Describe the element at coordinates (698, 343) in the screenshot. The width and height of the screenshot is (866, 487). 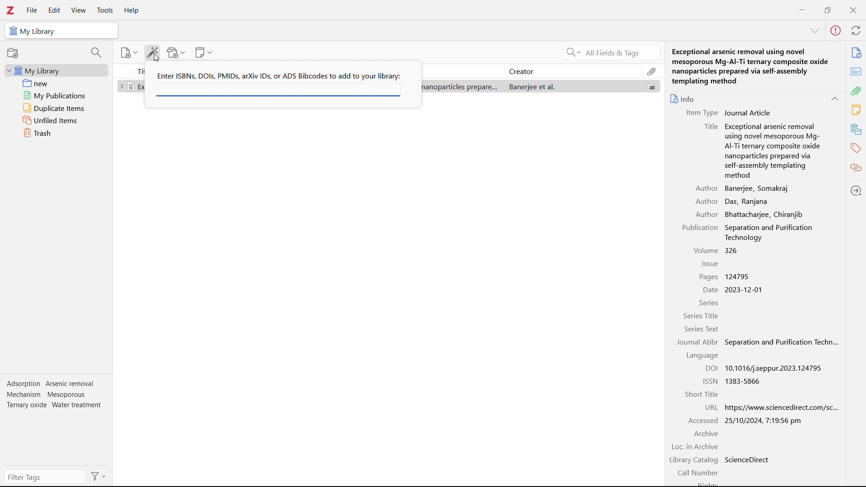
I see `Journal abbreviation` at that location.